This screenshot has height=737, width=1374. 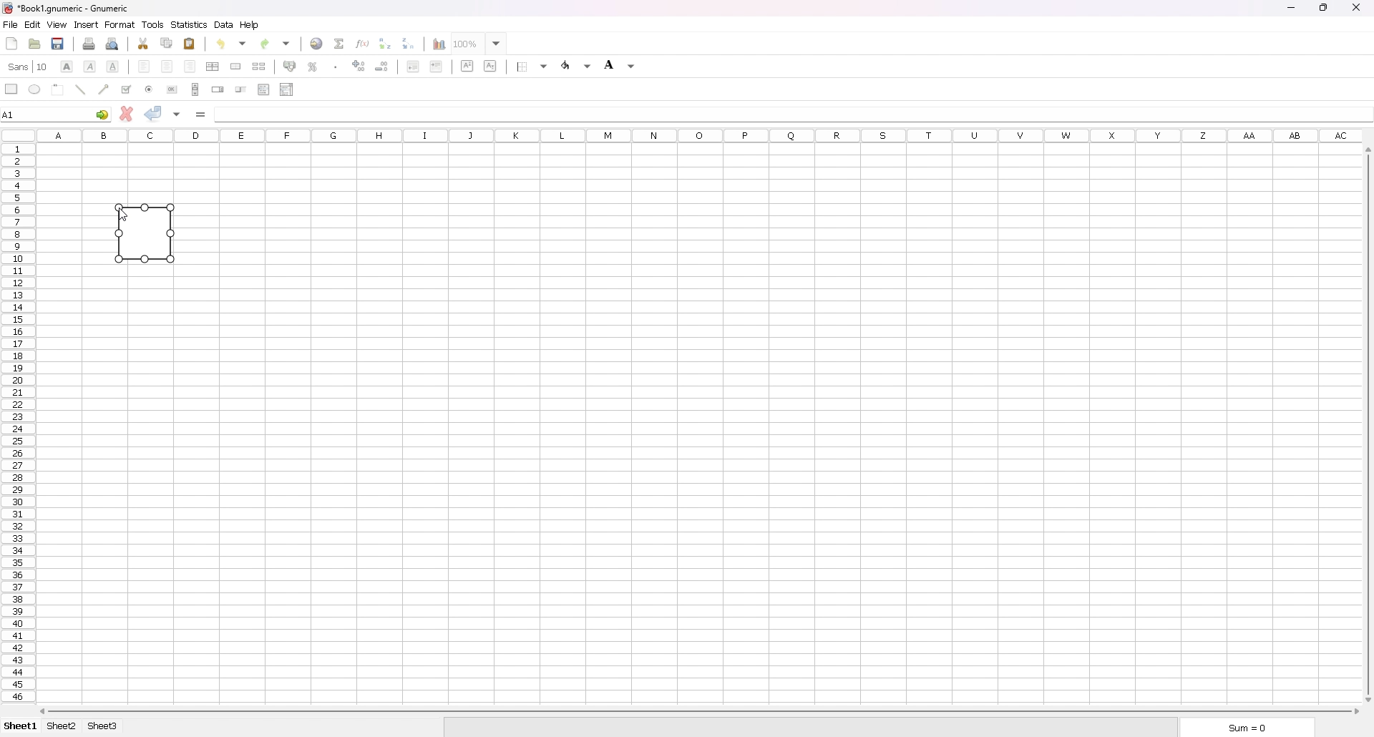 I want to click on sum=0, so click(x=1256, y=729).